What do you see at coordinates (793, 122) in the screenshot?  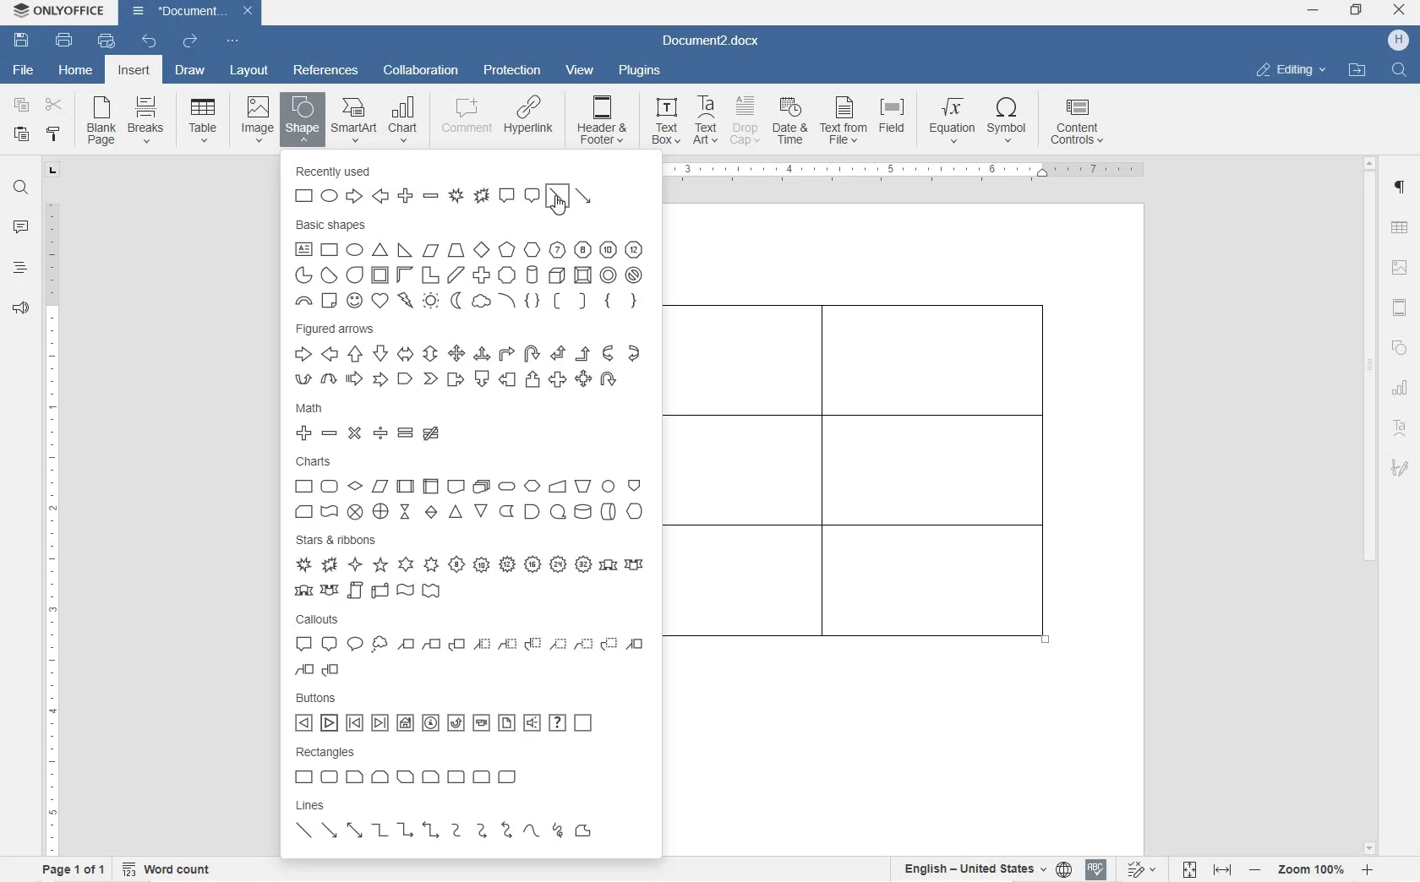 I see `DATE & TIME` at bounding box center [793, 122].